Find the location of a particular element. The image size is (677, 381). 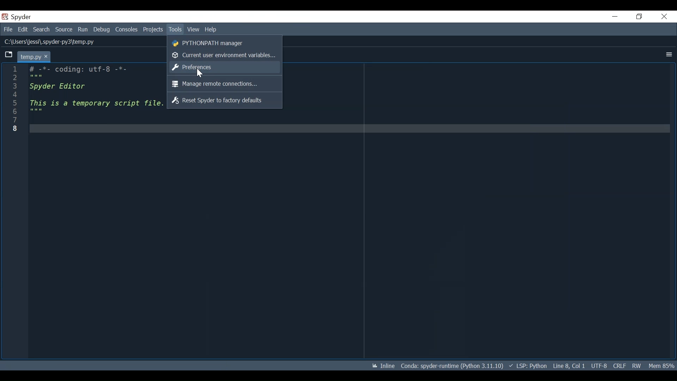

Help is located at coordinates (210, 30).